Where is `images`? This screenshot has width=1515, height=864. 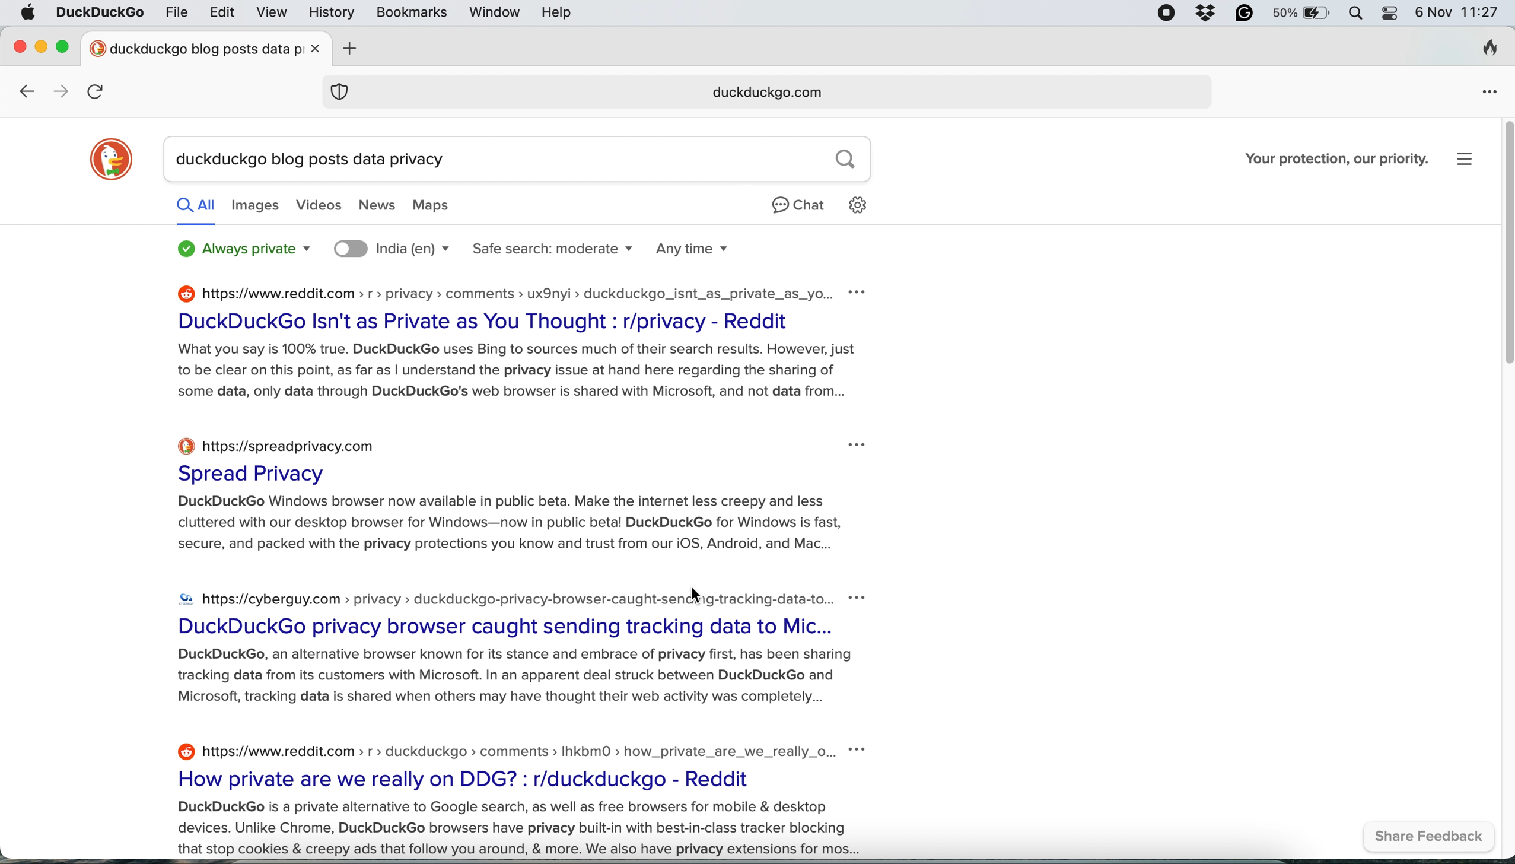 images is located at coordinates (258, 208).